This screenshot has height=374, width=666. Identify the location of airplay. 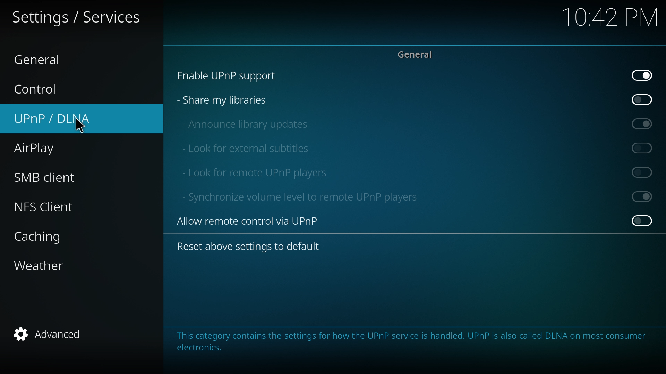
(35, 149).